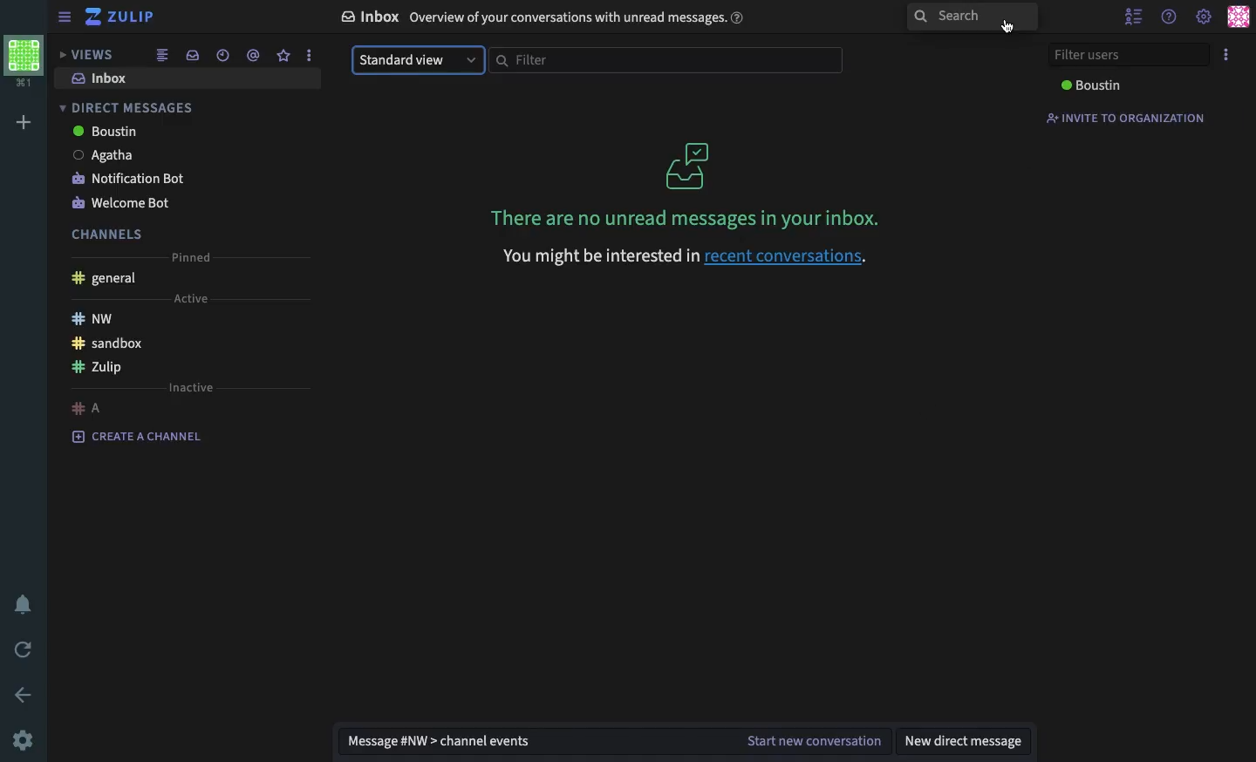 The height and width of the screenshot is (762, 1256). What do you see at coordinates (1167, 19) in the screenshot?
I see `help` at bounding box center [1167, 19].